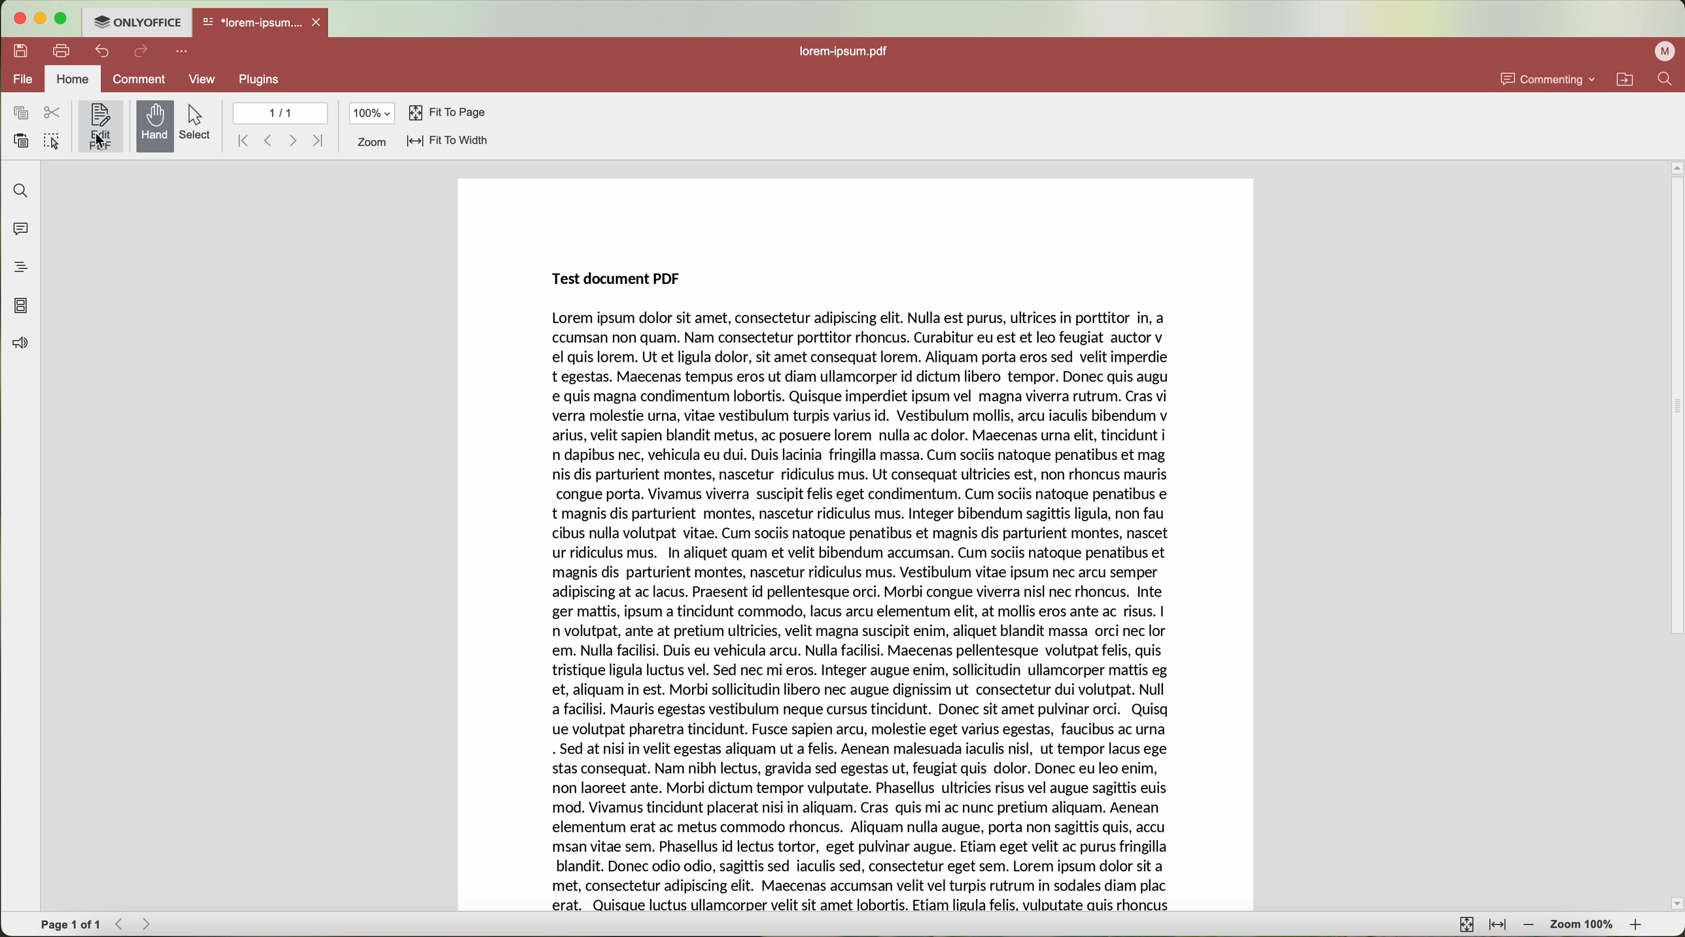  Describe the element at coordinates (620, 280) in the screenshot. I see `Test document PDF` at that location.